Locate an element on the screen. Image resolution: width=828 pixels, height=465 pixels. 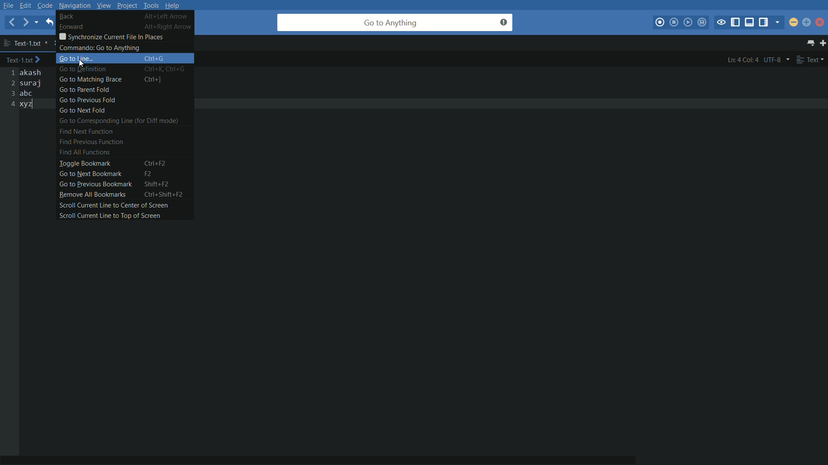
forward is located at coordinates (70, 26).